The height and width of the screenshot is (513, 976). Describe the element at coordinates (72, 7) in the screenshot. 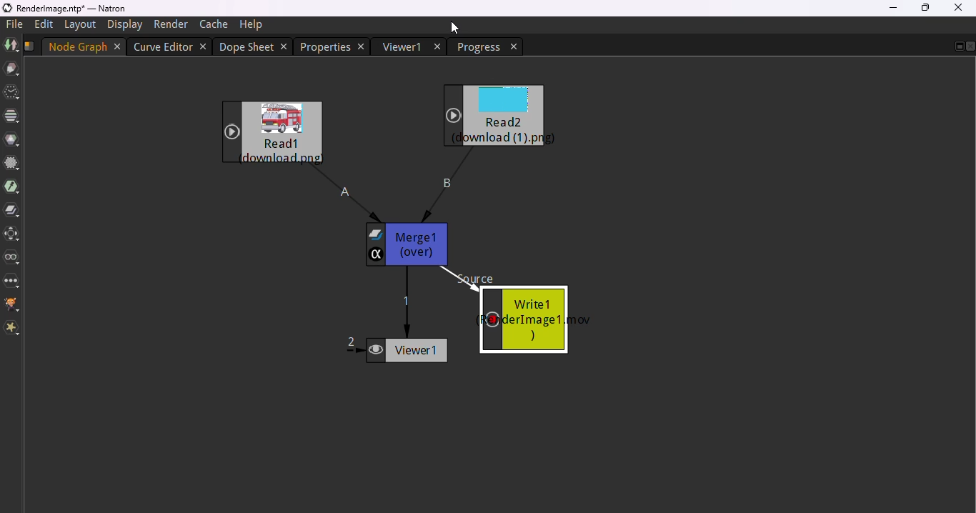

I see `title` at that location.